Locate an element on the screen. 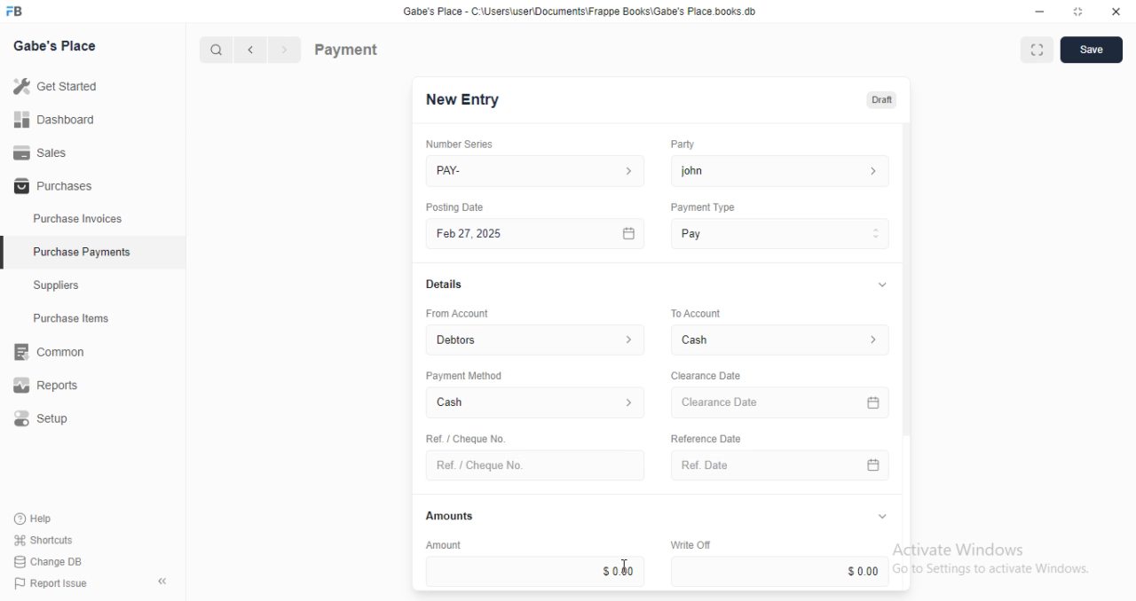 The image size is (1136, 601). close is located at coordinates (1116, 12).